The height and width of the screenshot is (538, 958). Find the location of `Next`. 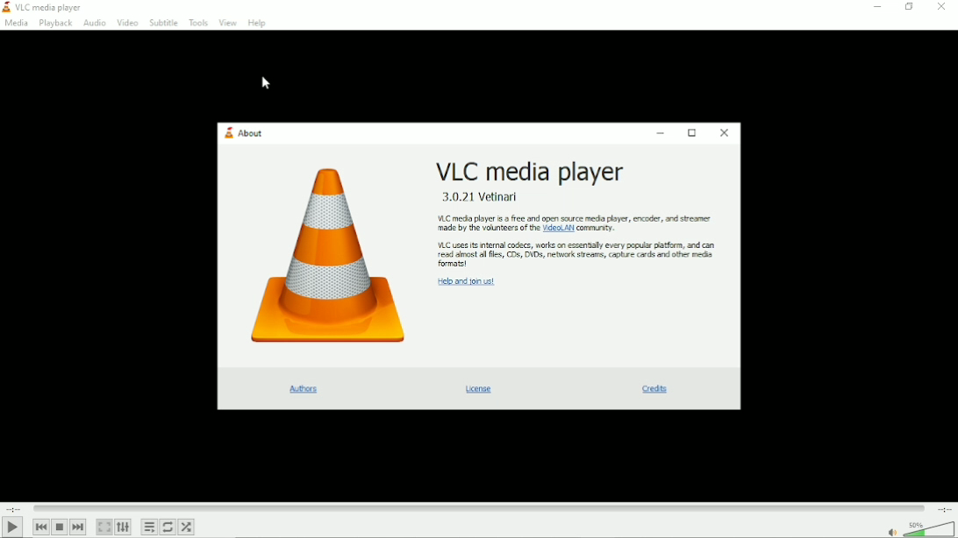

Next is located at coordinates (78, 527).